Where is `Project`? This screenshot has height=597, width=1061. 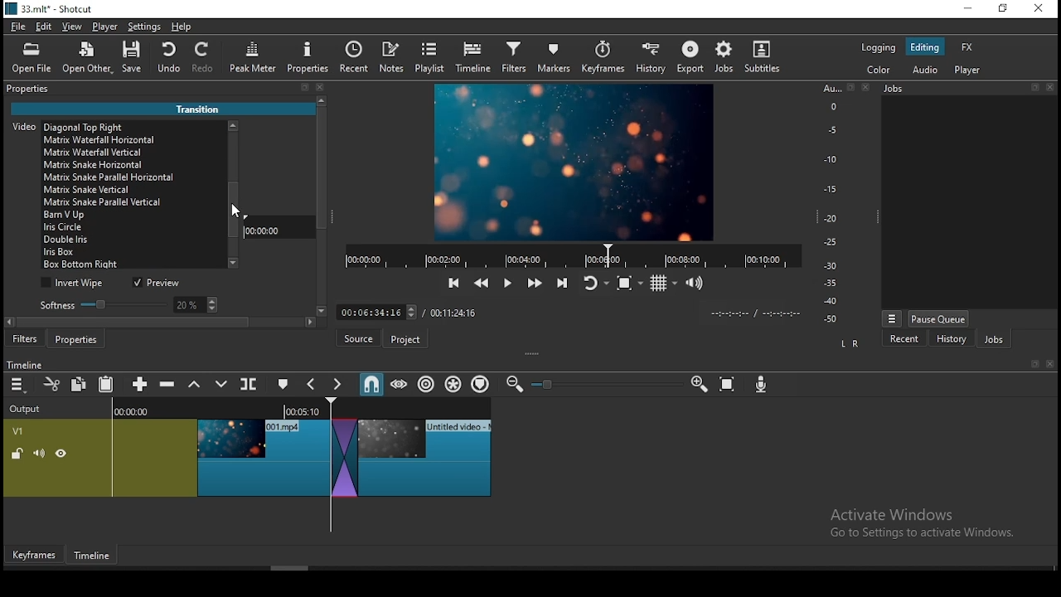
Project is located at coordinates (408, 339).